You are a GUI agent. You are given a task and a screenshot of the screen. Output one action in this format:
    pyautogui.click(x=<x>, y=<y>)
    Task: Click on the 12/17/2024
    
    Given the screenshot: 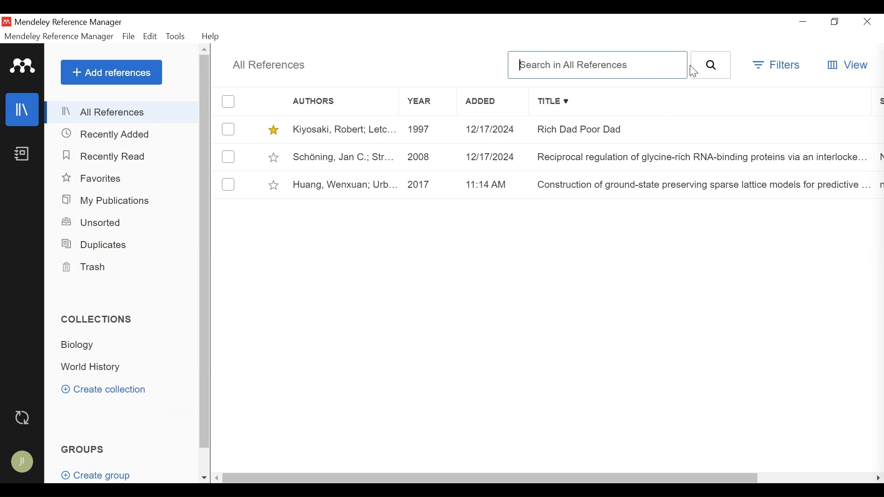 What is the action you would take?
    pyautogui.click(x=493, y=156)
    